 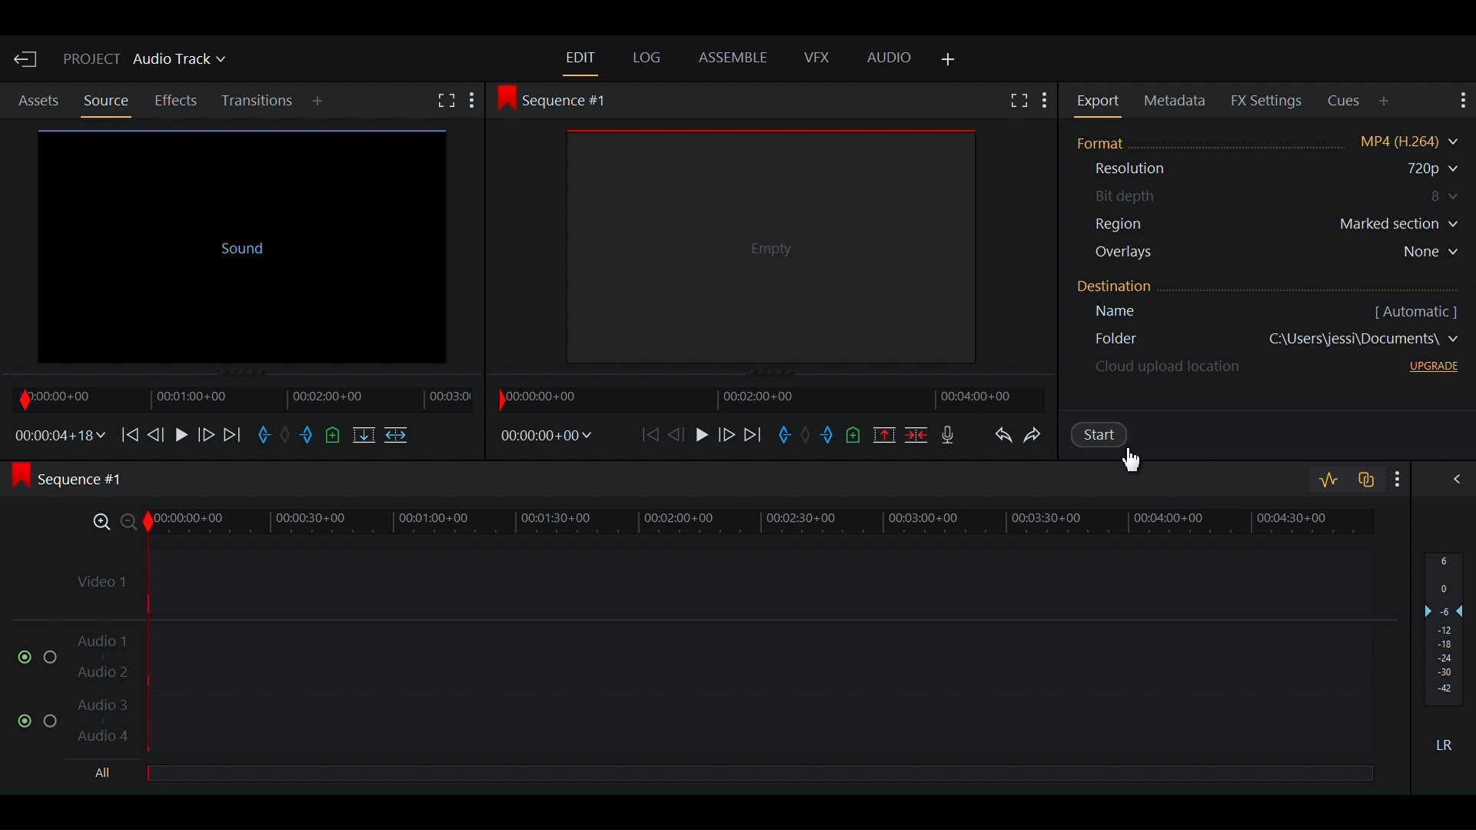 I want to click on Bit Depth, so click(x=1276, y=197).